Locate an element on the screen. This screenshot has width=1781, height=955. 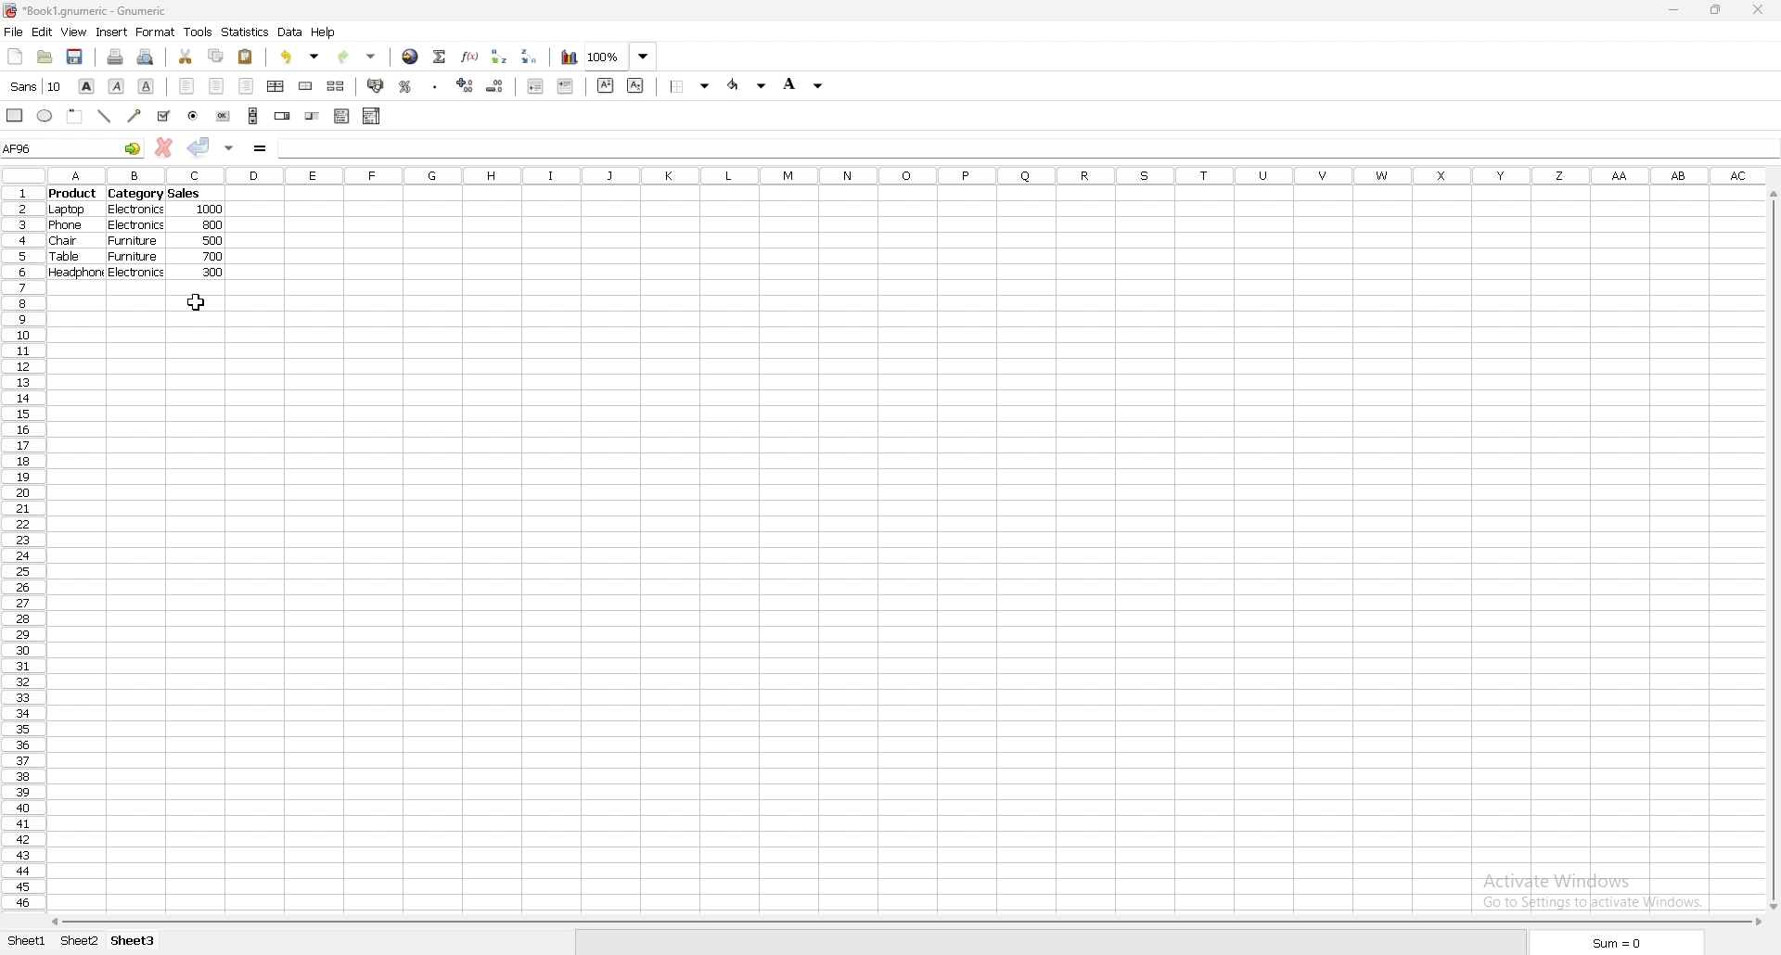
data is located at coordinates (289, 32).